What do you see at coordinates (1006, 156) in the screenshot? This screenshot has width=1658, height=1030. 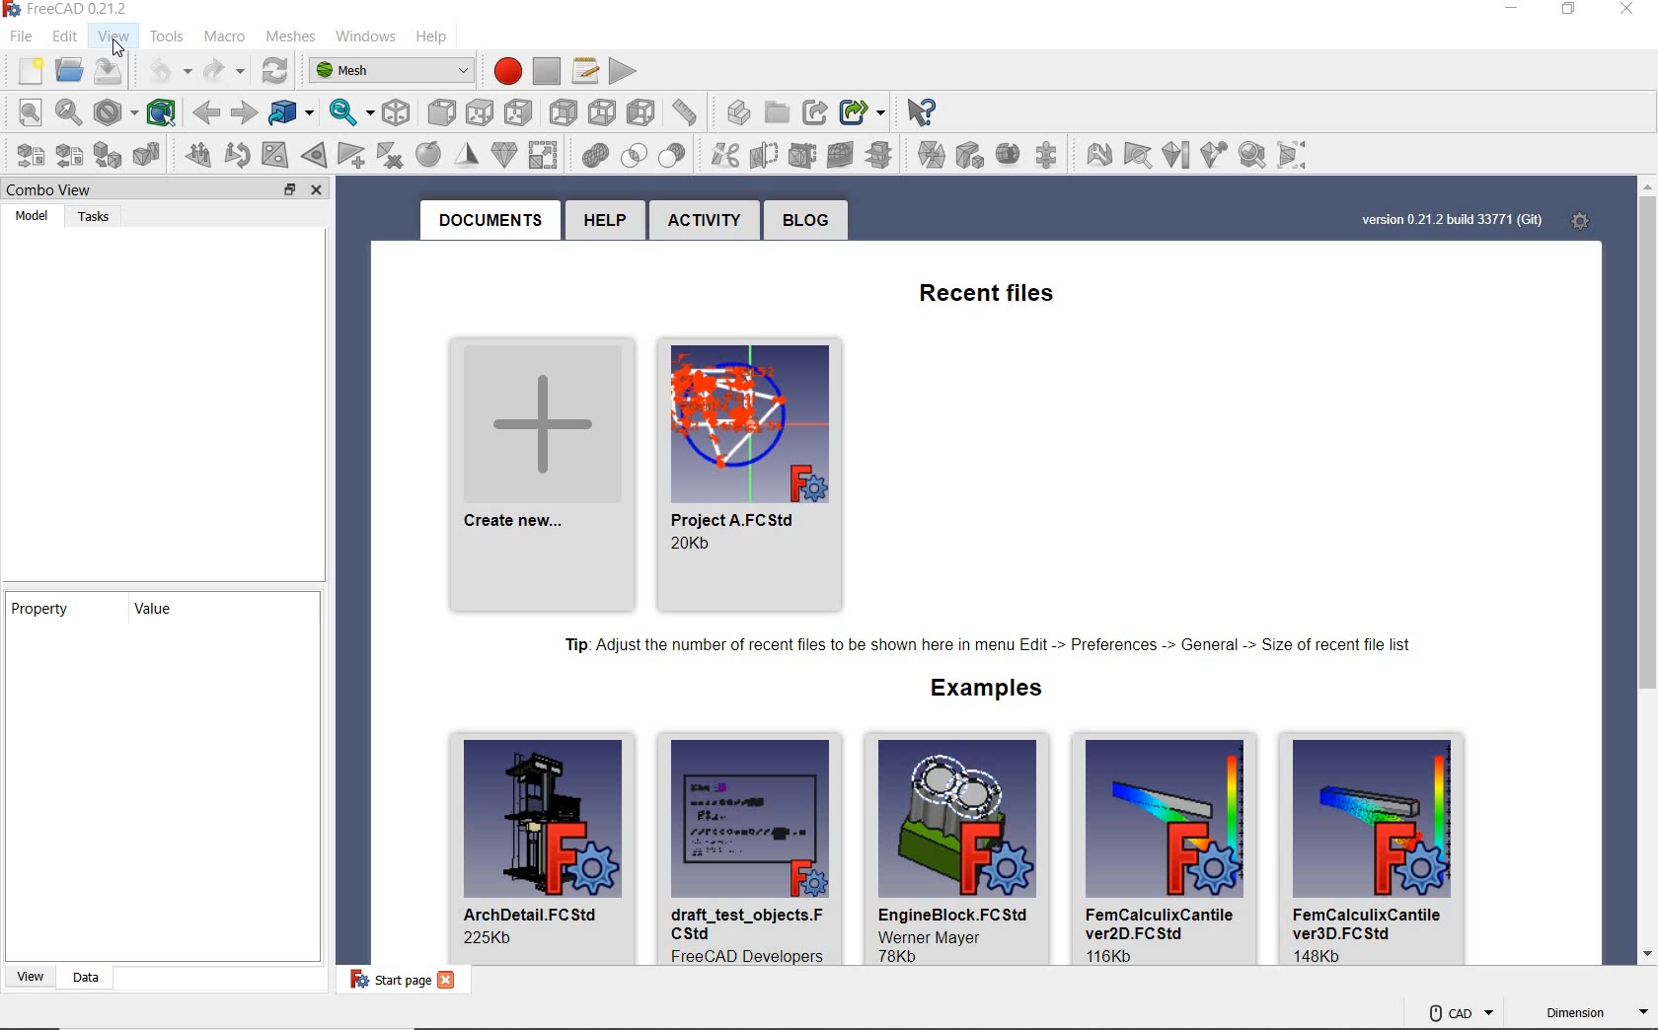 I see `create mesh segments from best-fit surfaces` at bounding box center [1006, 156].